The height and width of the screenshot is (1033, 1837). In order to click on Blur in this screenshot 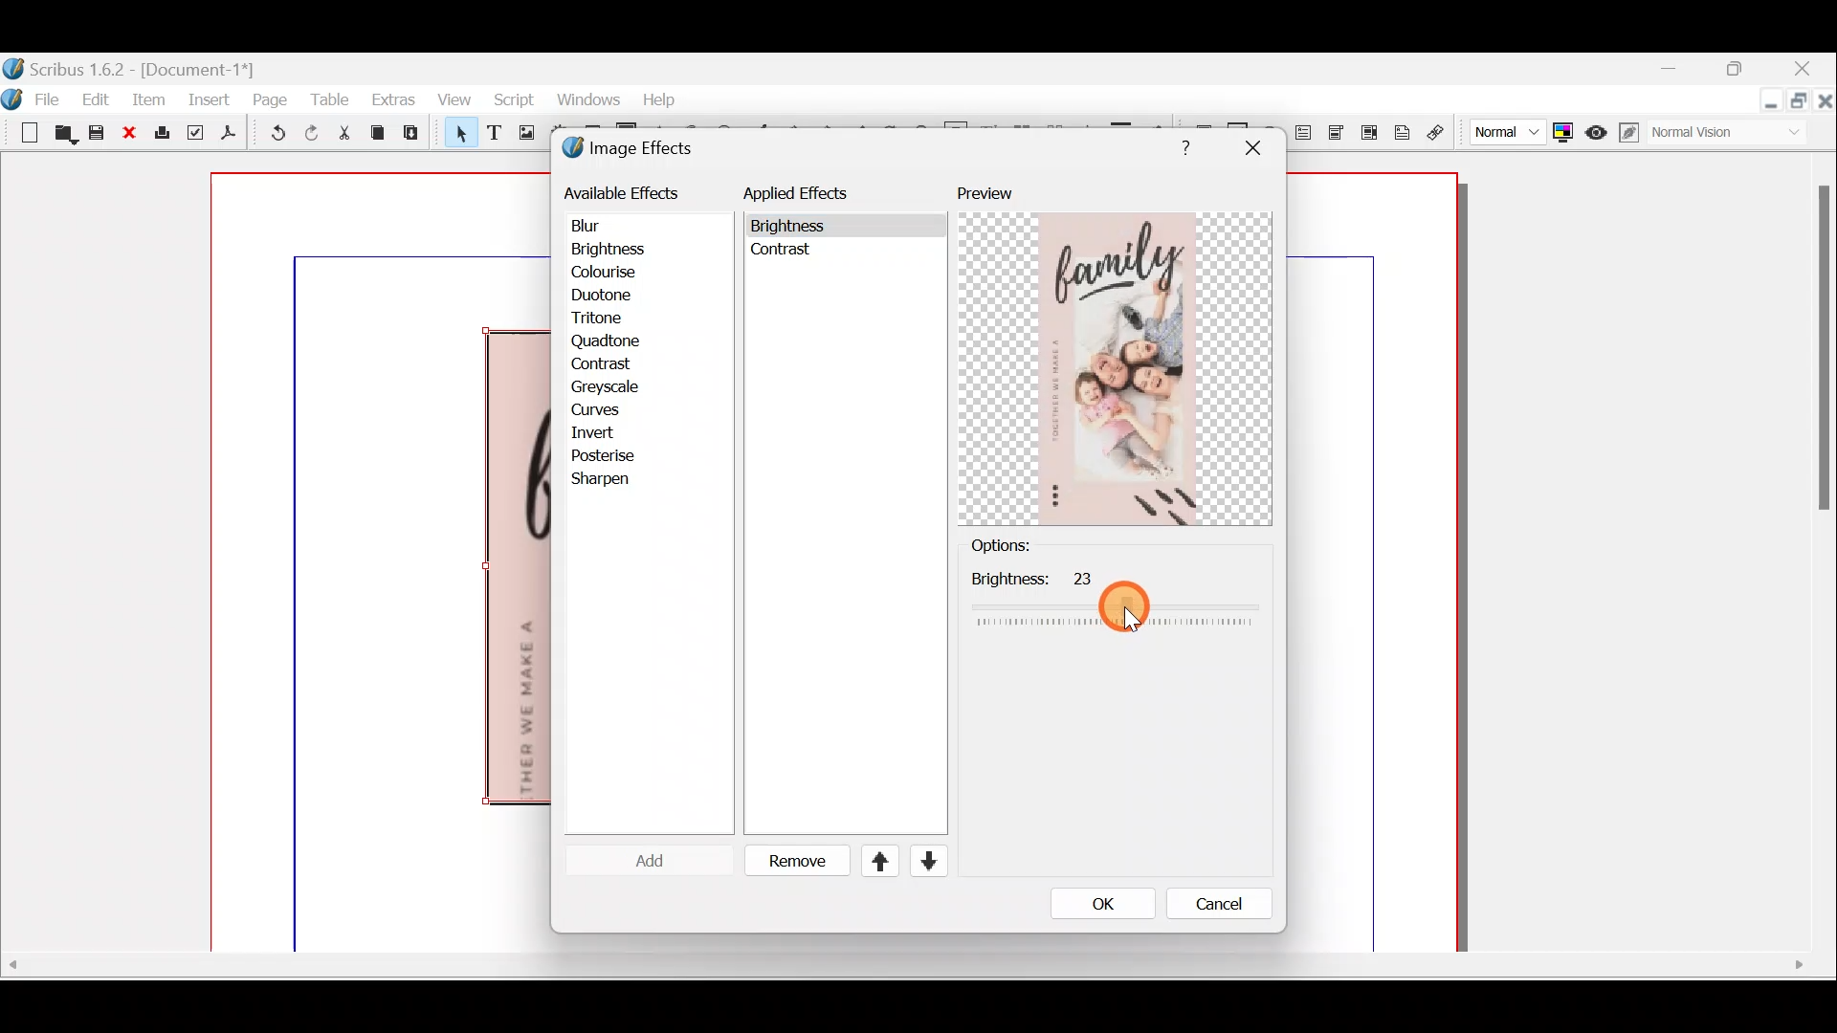, I will do `click(605, 226)`.